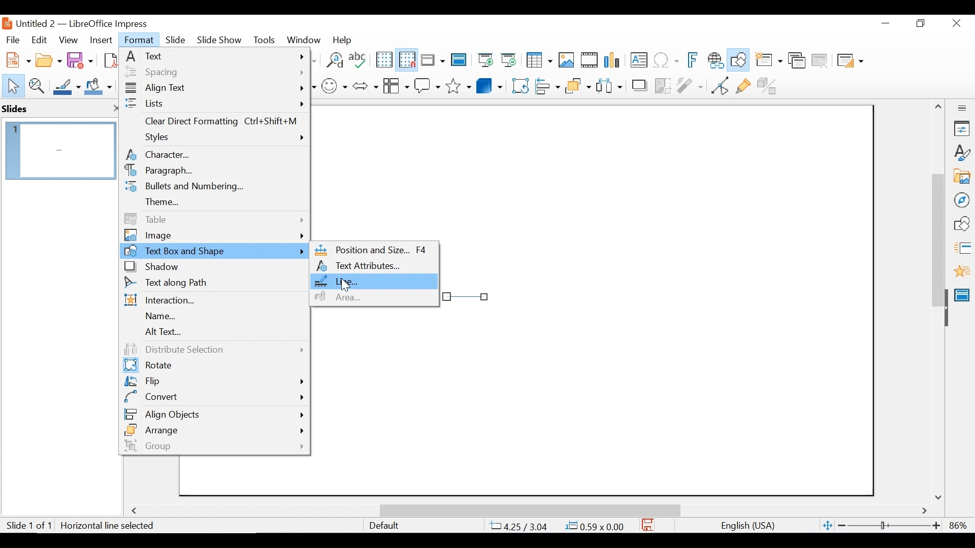 The width and height of the screenshot is (975, 548). I want to click on 4.25/3.04   0.59x0.00, so click(558, 526).